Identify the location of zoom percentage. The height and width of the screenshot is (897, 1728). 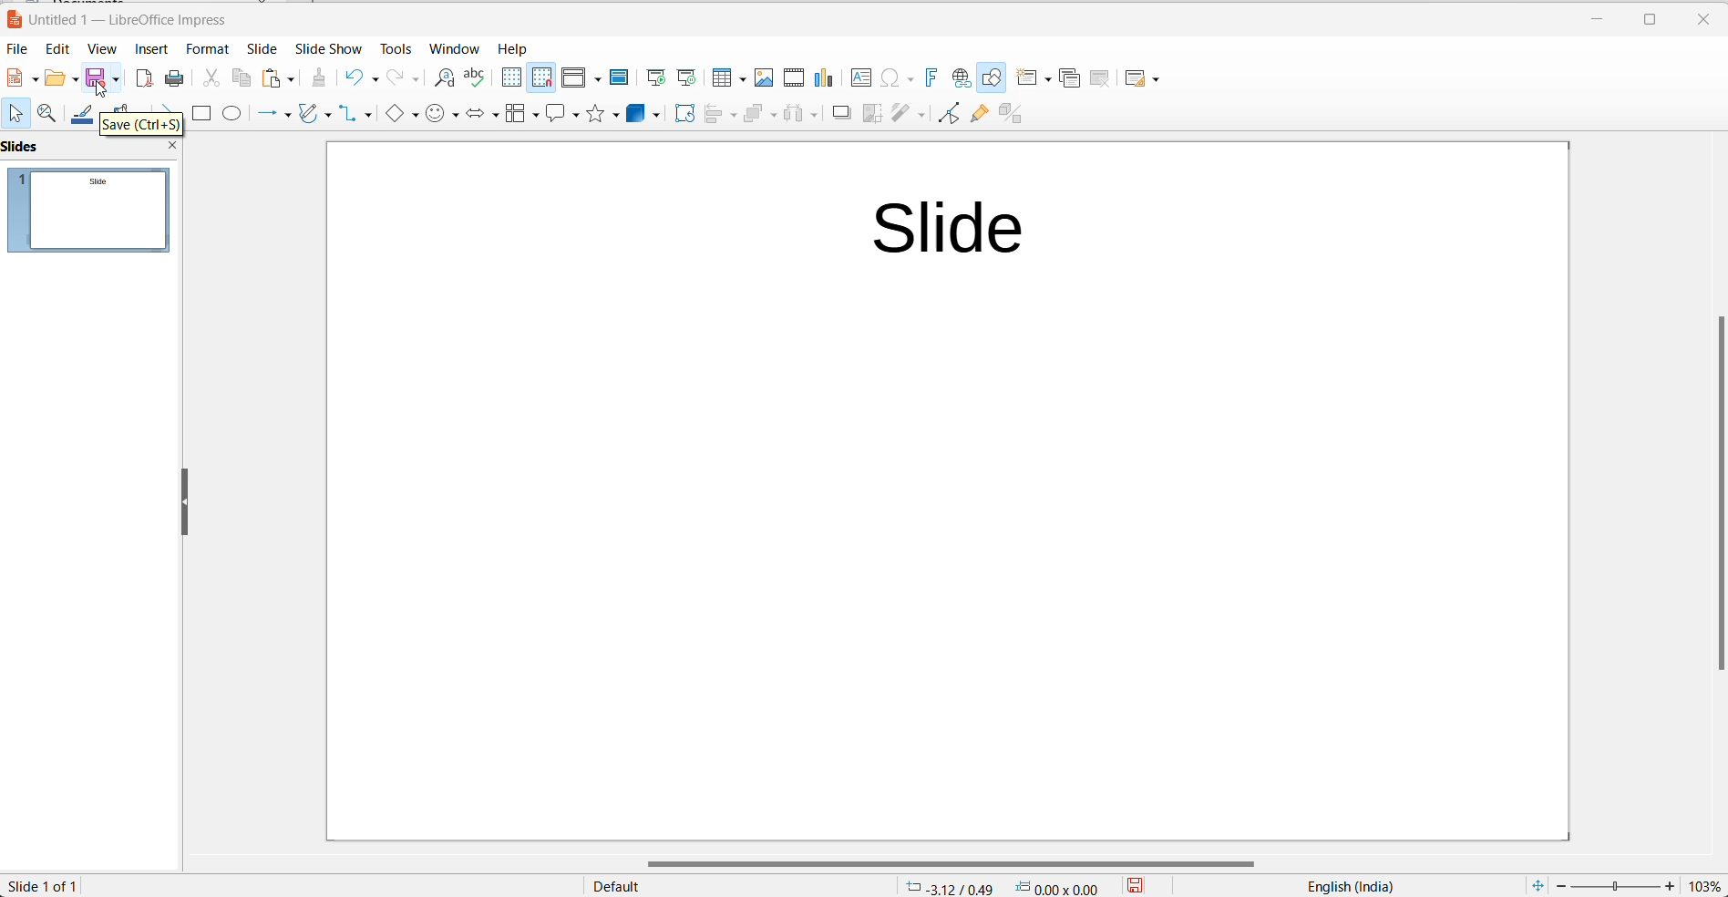
(1705, 885).